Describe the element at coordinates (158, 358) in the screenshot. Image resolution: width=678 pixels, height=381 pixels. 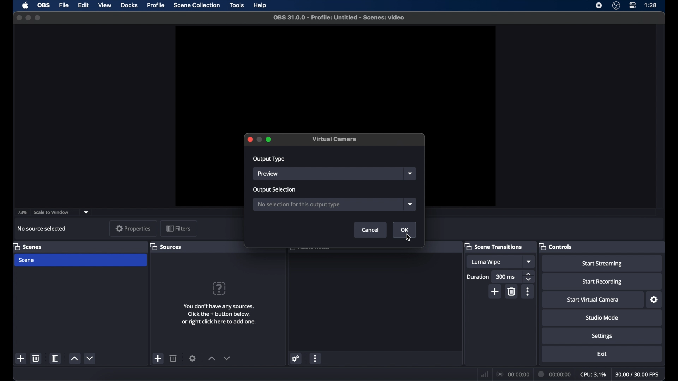
I see `add` at that location.